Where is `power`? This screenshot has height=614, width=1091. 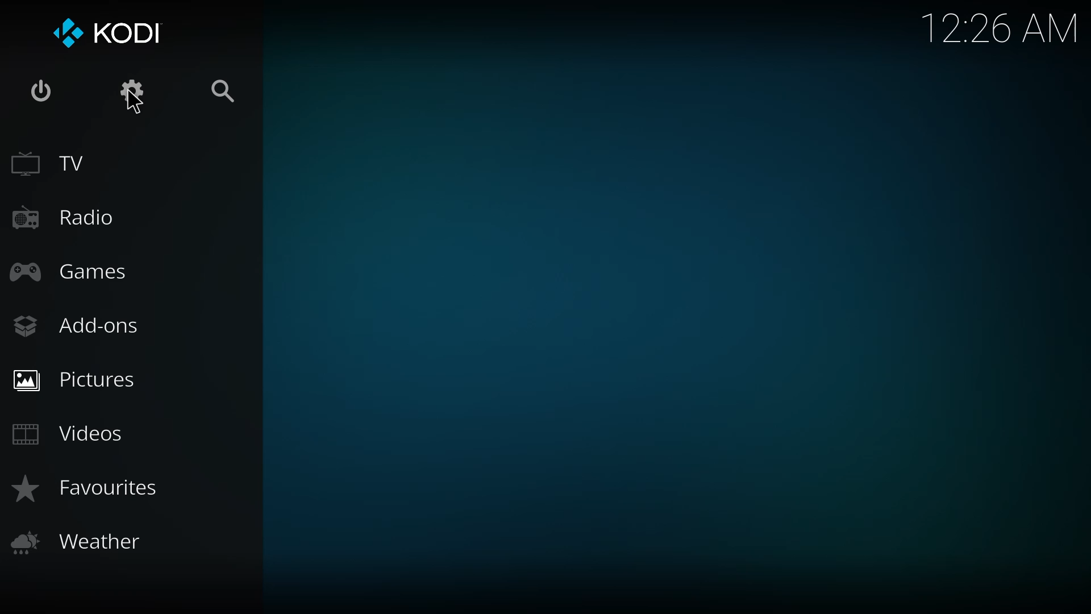
power is located at coordinates (41, 92).